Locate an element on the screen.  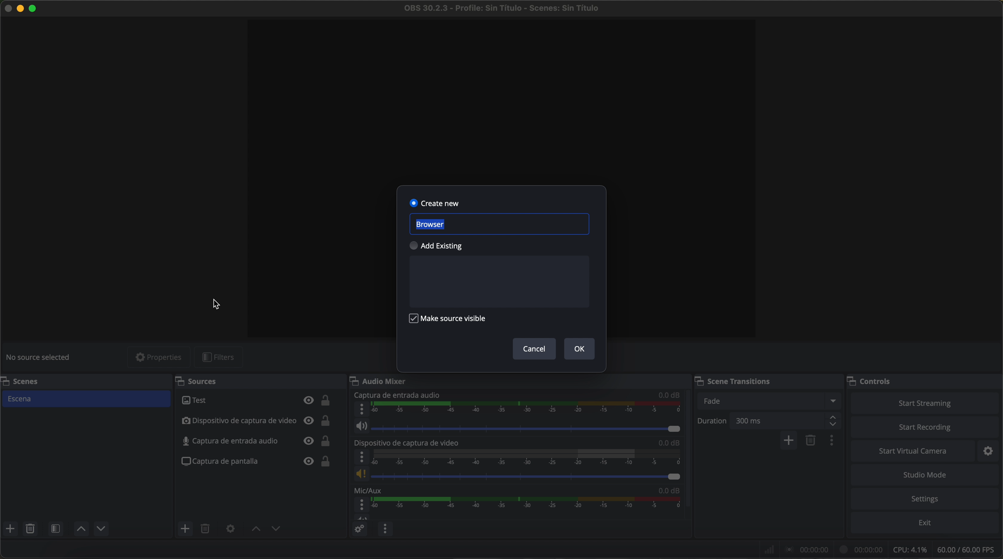
more options is located at coordinates (361, 409).